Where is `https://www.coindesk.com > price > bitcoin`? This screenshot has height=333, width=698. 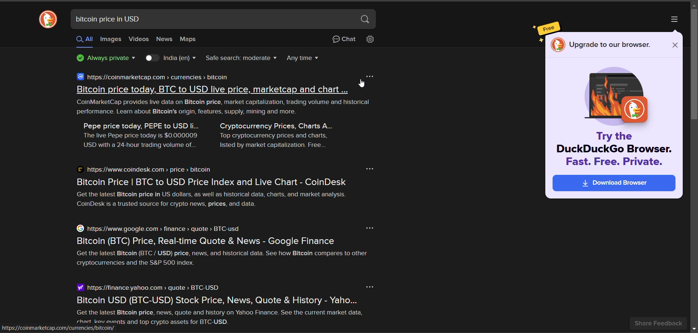
https://www.coindesk.com > price > bitcoin is located at coordinates (144, 169).